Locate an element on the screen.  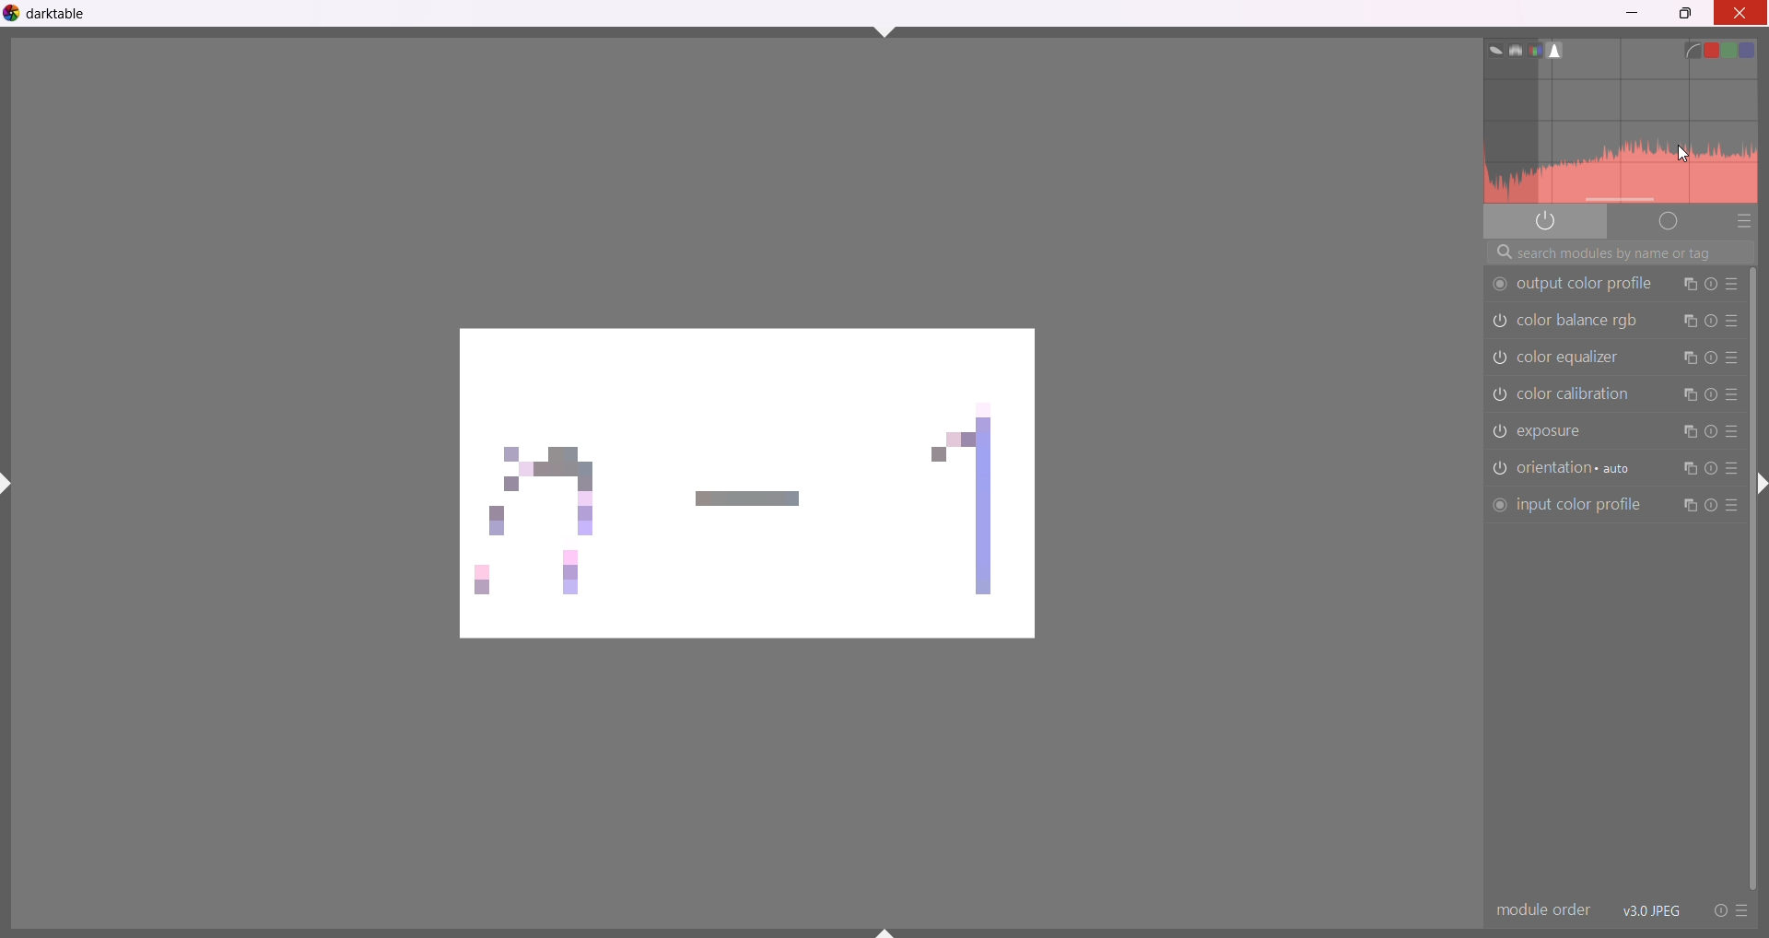
output color profile is located at coordinates (1572, 285).